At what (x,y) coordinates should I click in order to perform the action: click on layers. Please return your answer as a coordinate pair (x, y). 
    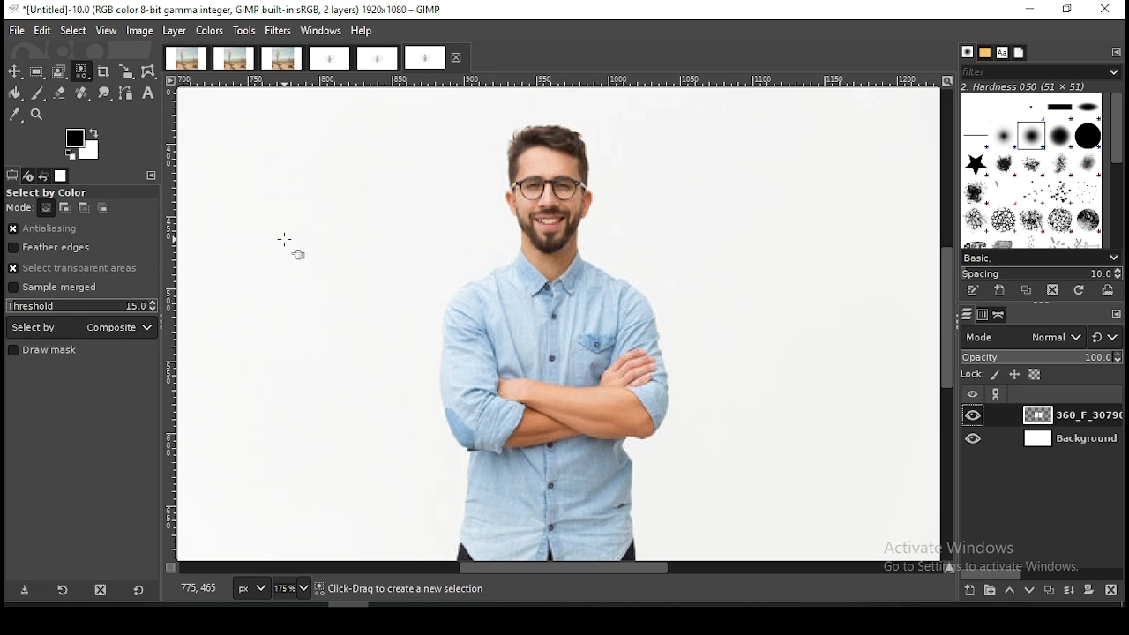
    Looking at the image, I should click on (967, 315).